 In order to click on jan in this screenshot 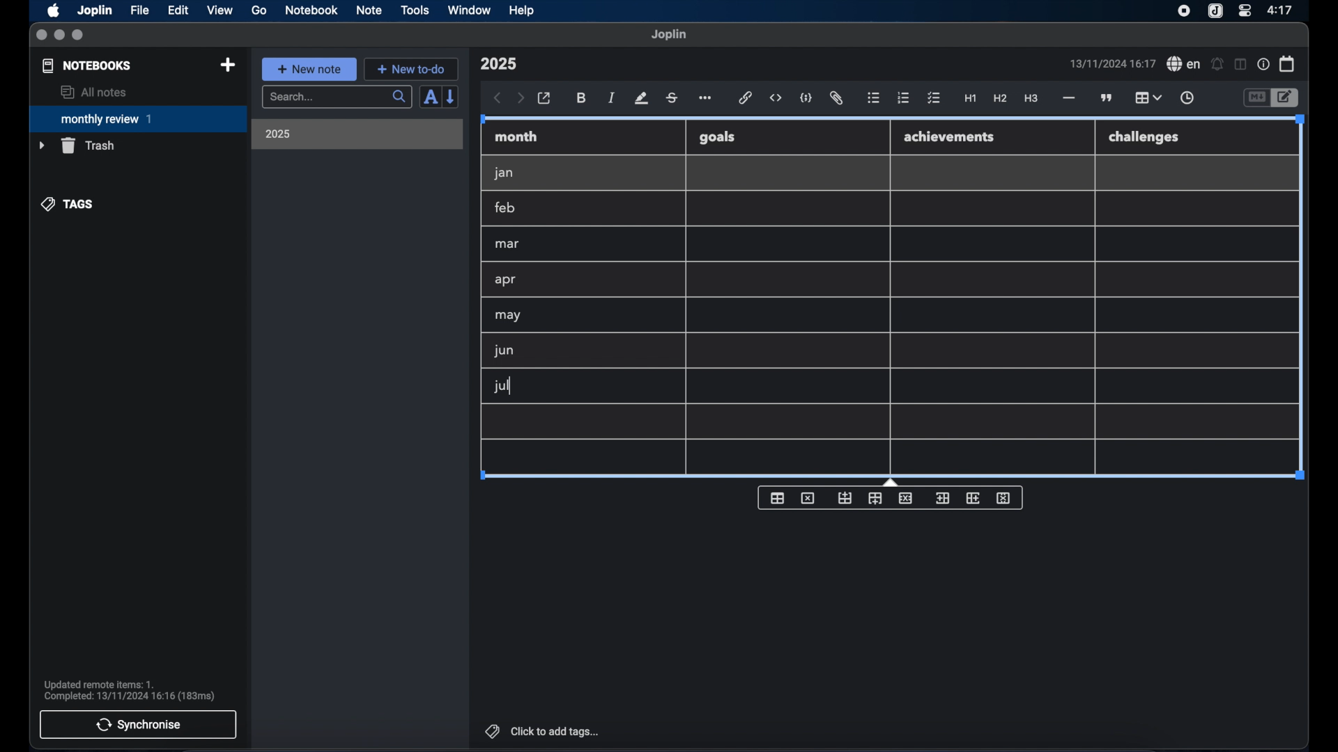, I will do `click(504, 173)`.